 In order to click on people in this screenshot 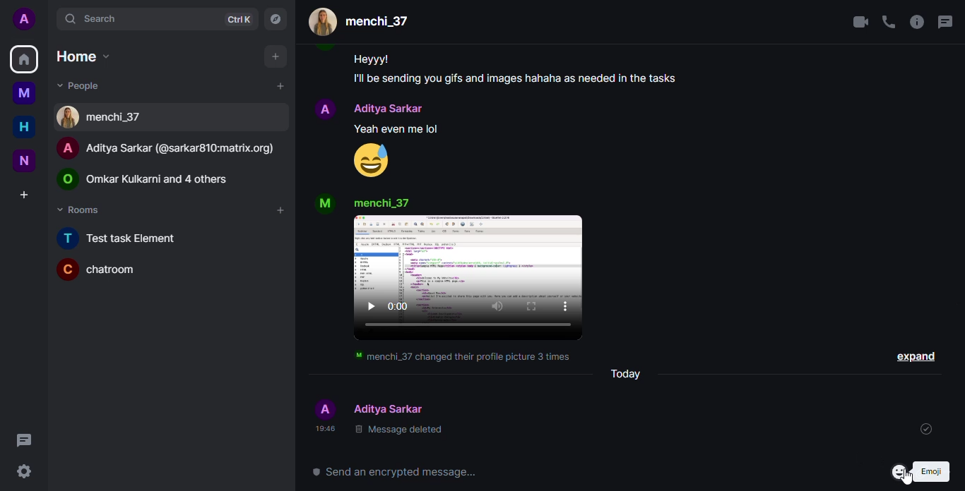, I will do `click(152, 177)`.